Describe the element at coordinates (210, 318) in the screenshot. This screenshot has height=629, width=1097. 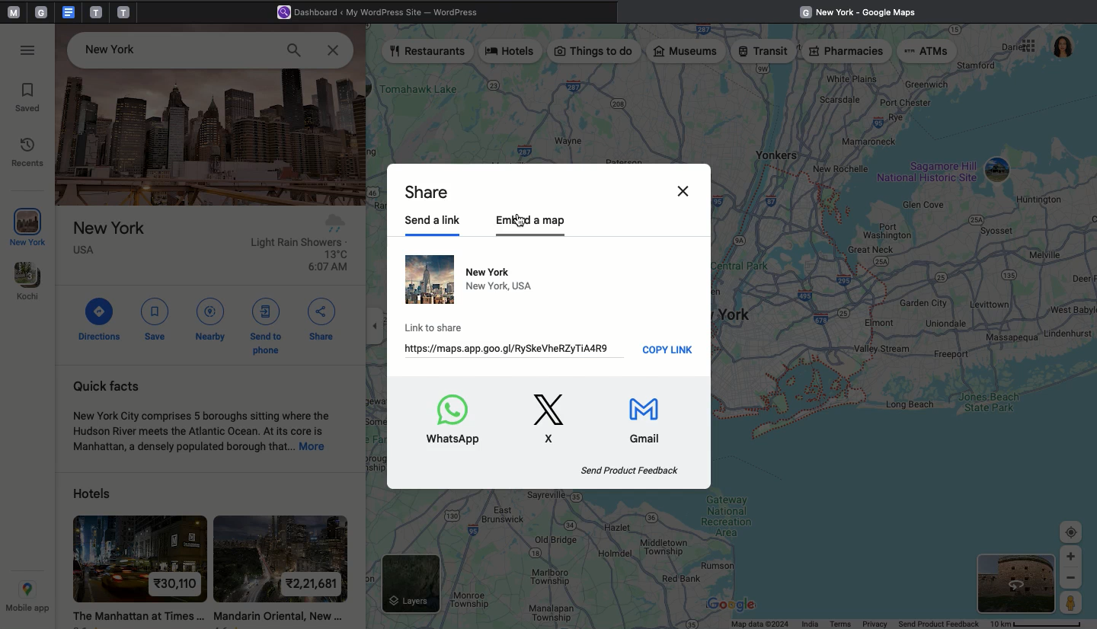
I see `Nearby` at that location.